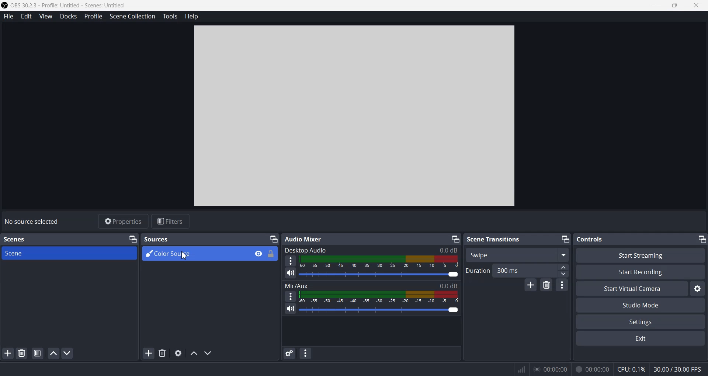 The height and width of the screenshot is (376, 708). Describe the element at coordinates (531, 285) in the screenshot. I see `Add configurable transition` at that location.